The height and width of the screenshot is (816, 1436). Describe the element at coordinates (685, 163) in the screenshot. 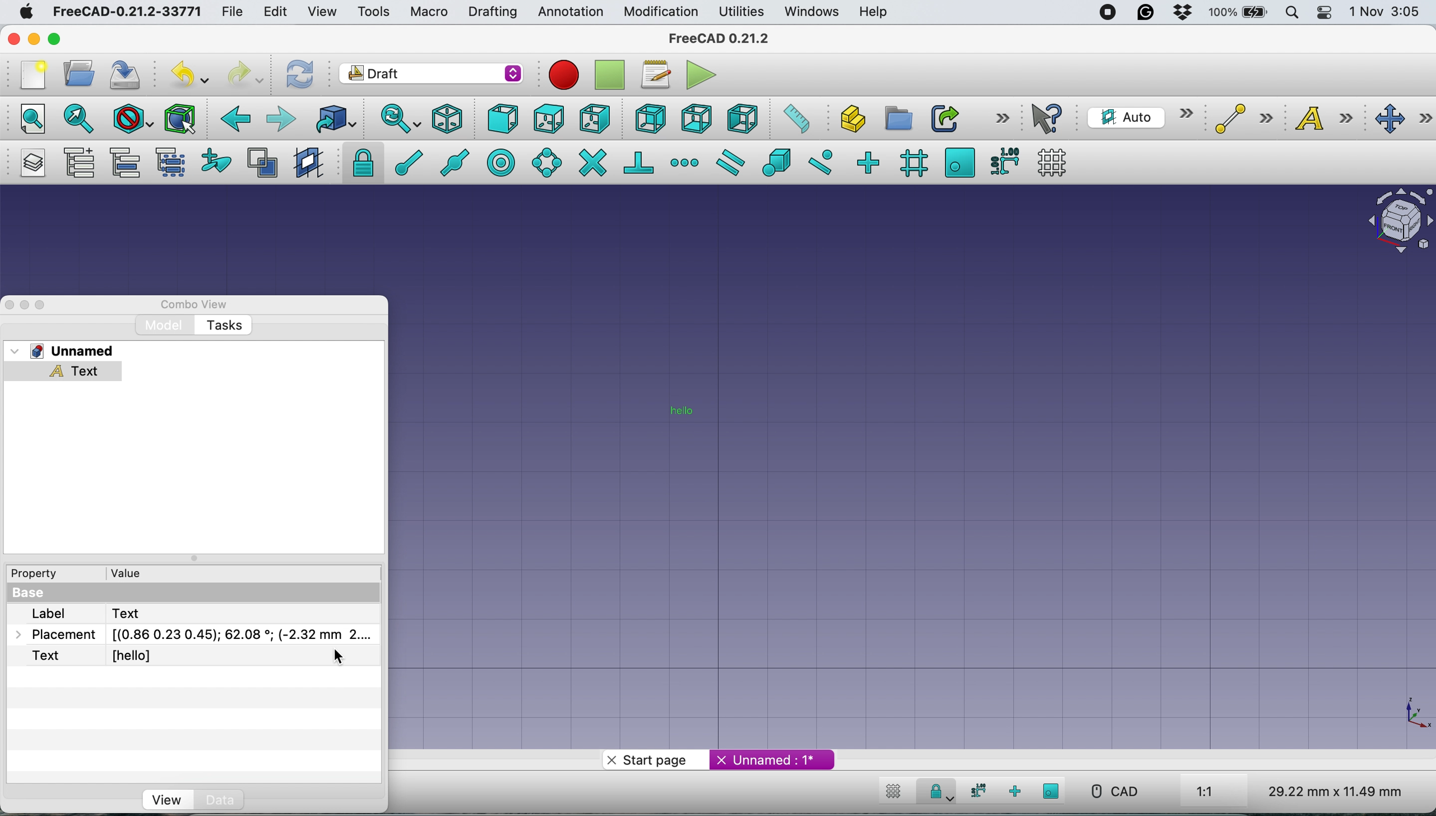

I see `snap extension` at that location.